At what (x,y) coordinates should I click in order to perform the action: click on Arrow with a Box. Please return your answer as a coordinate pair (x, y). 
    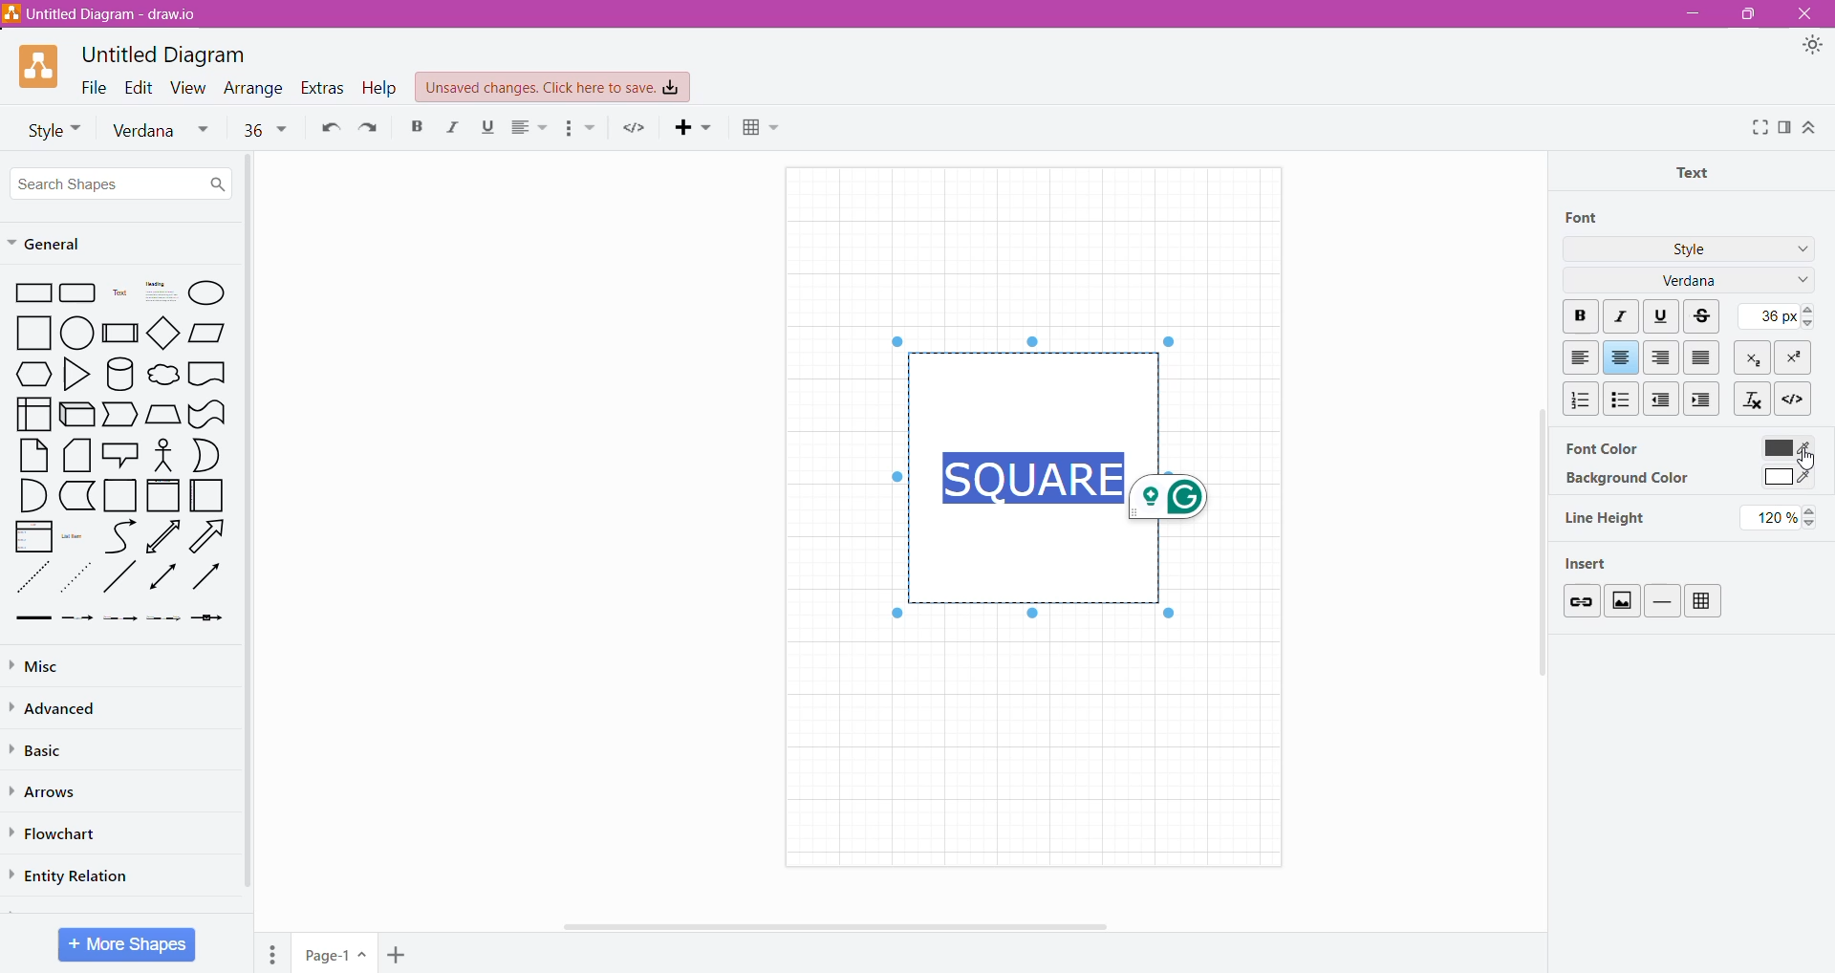
    Looking at the image, I should click on (206, 617).